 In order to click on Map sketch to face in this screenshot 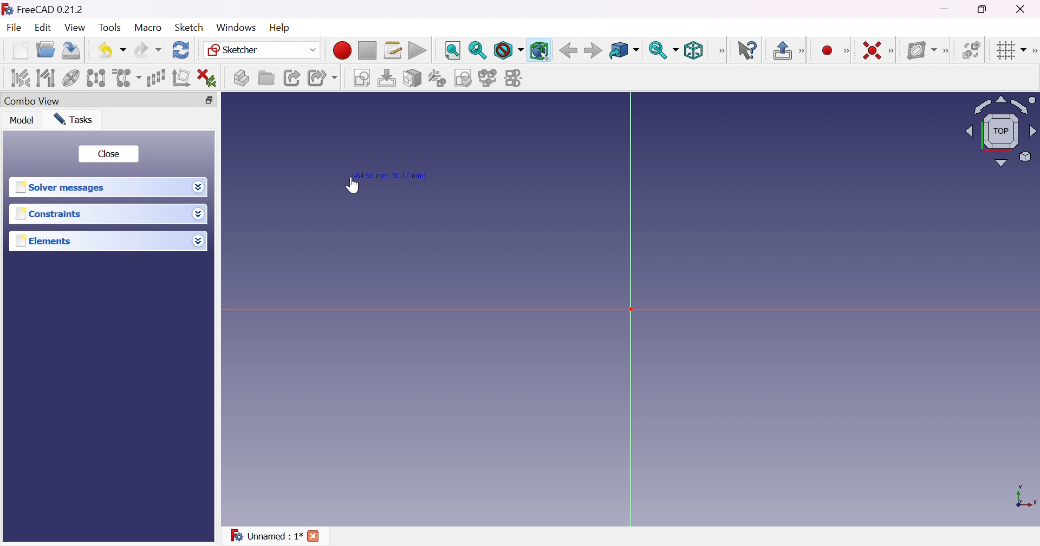, I will do `click(412, 78)`.